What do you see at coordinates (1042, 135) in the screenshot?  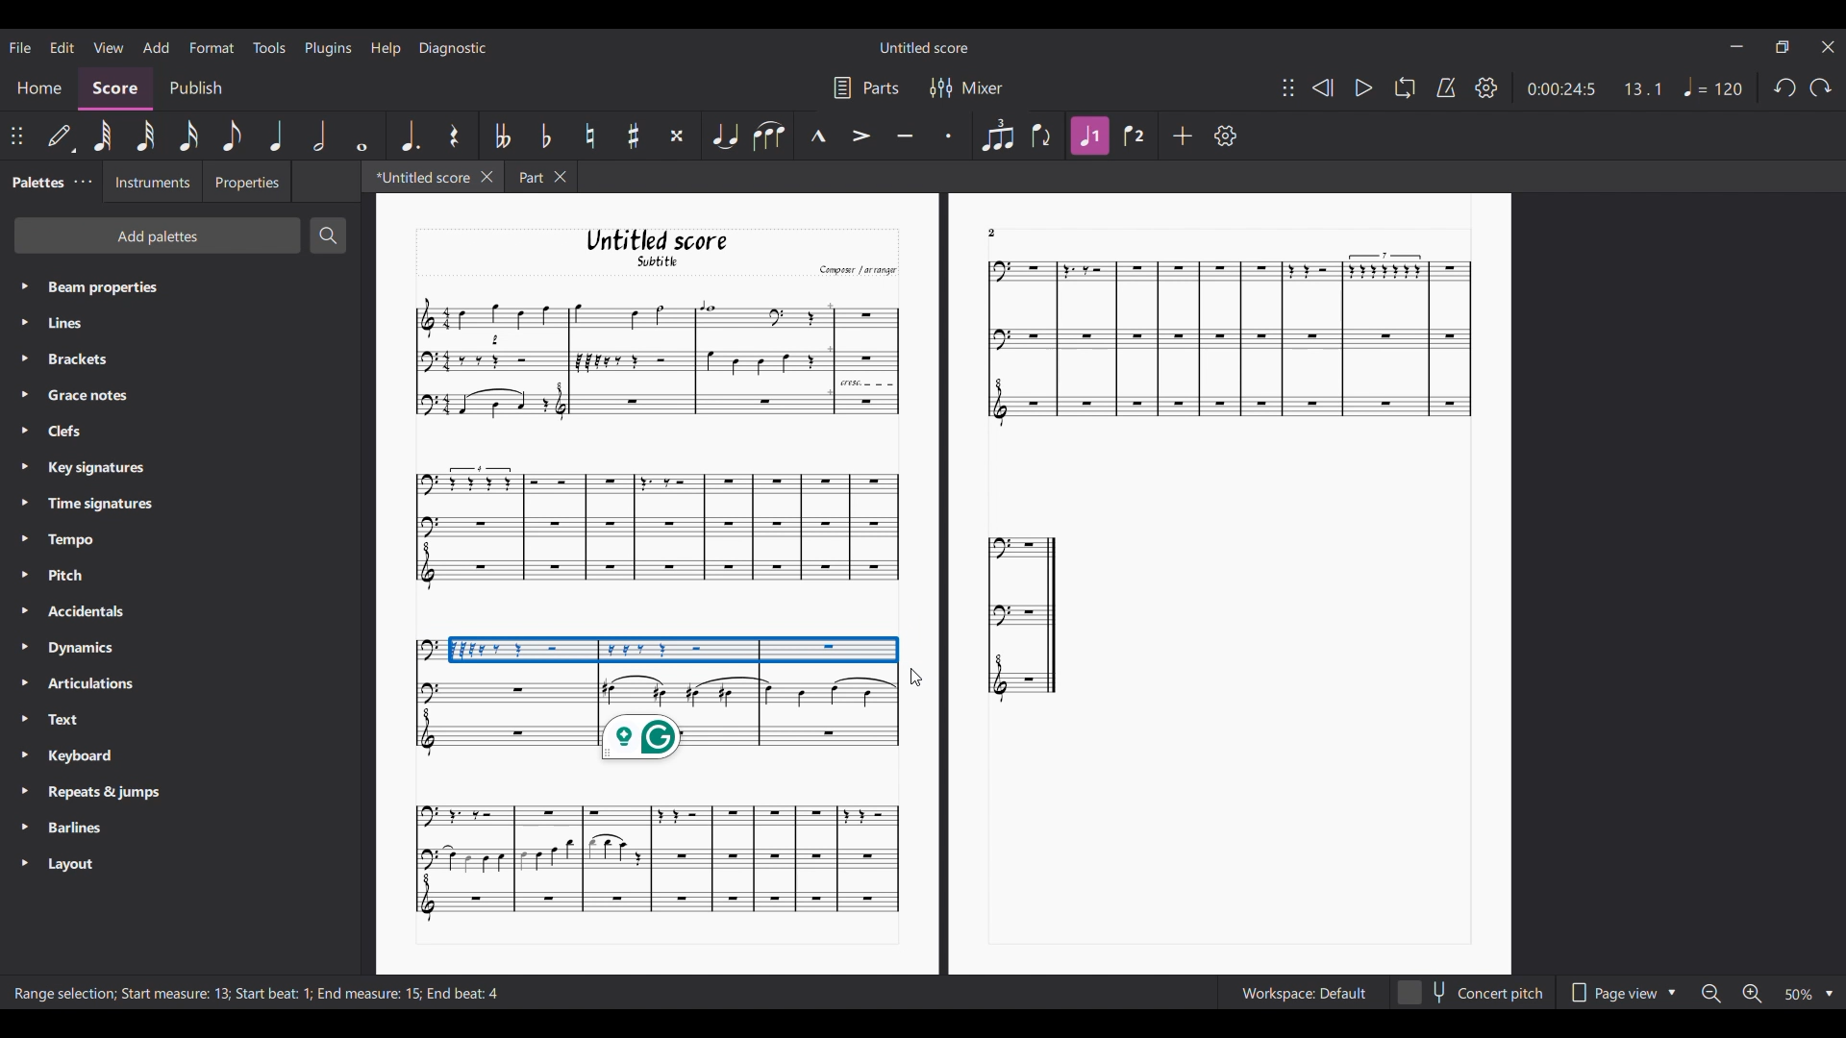 I see `Flip direction` at bounding box center [1042, 135].